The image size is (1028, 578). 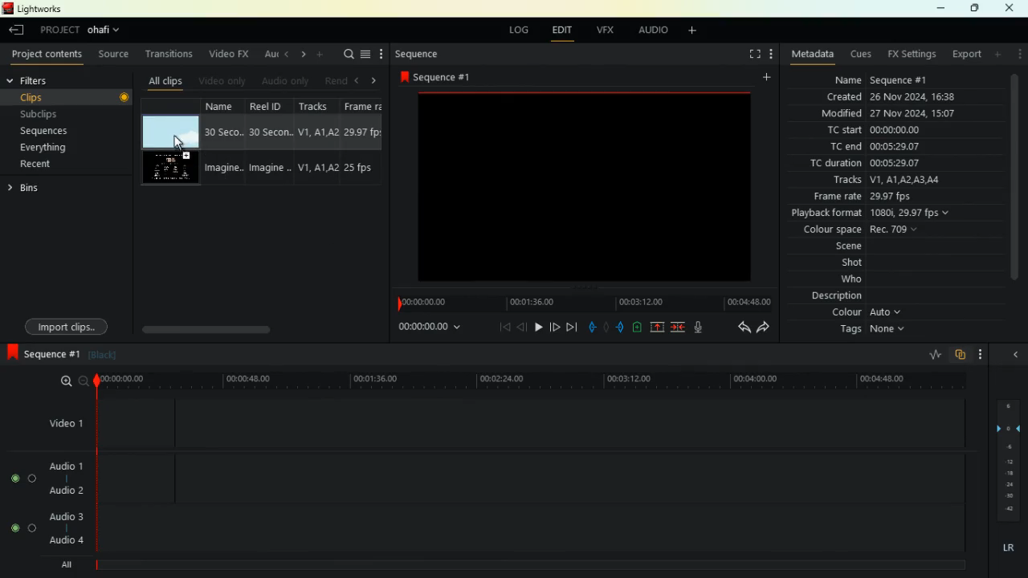 What do you see at coordinates (31, 189) in the screenshot?
I see `bins` at bounding box center [31, 189].